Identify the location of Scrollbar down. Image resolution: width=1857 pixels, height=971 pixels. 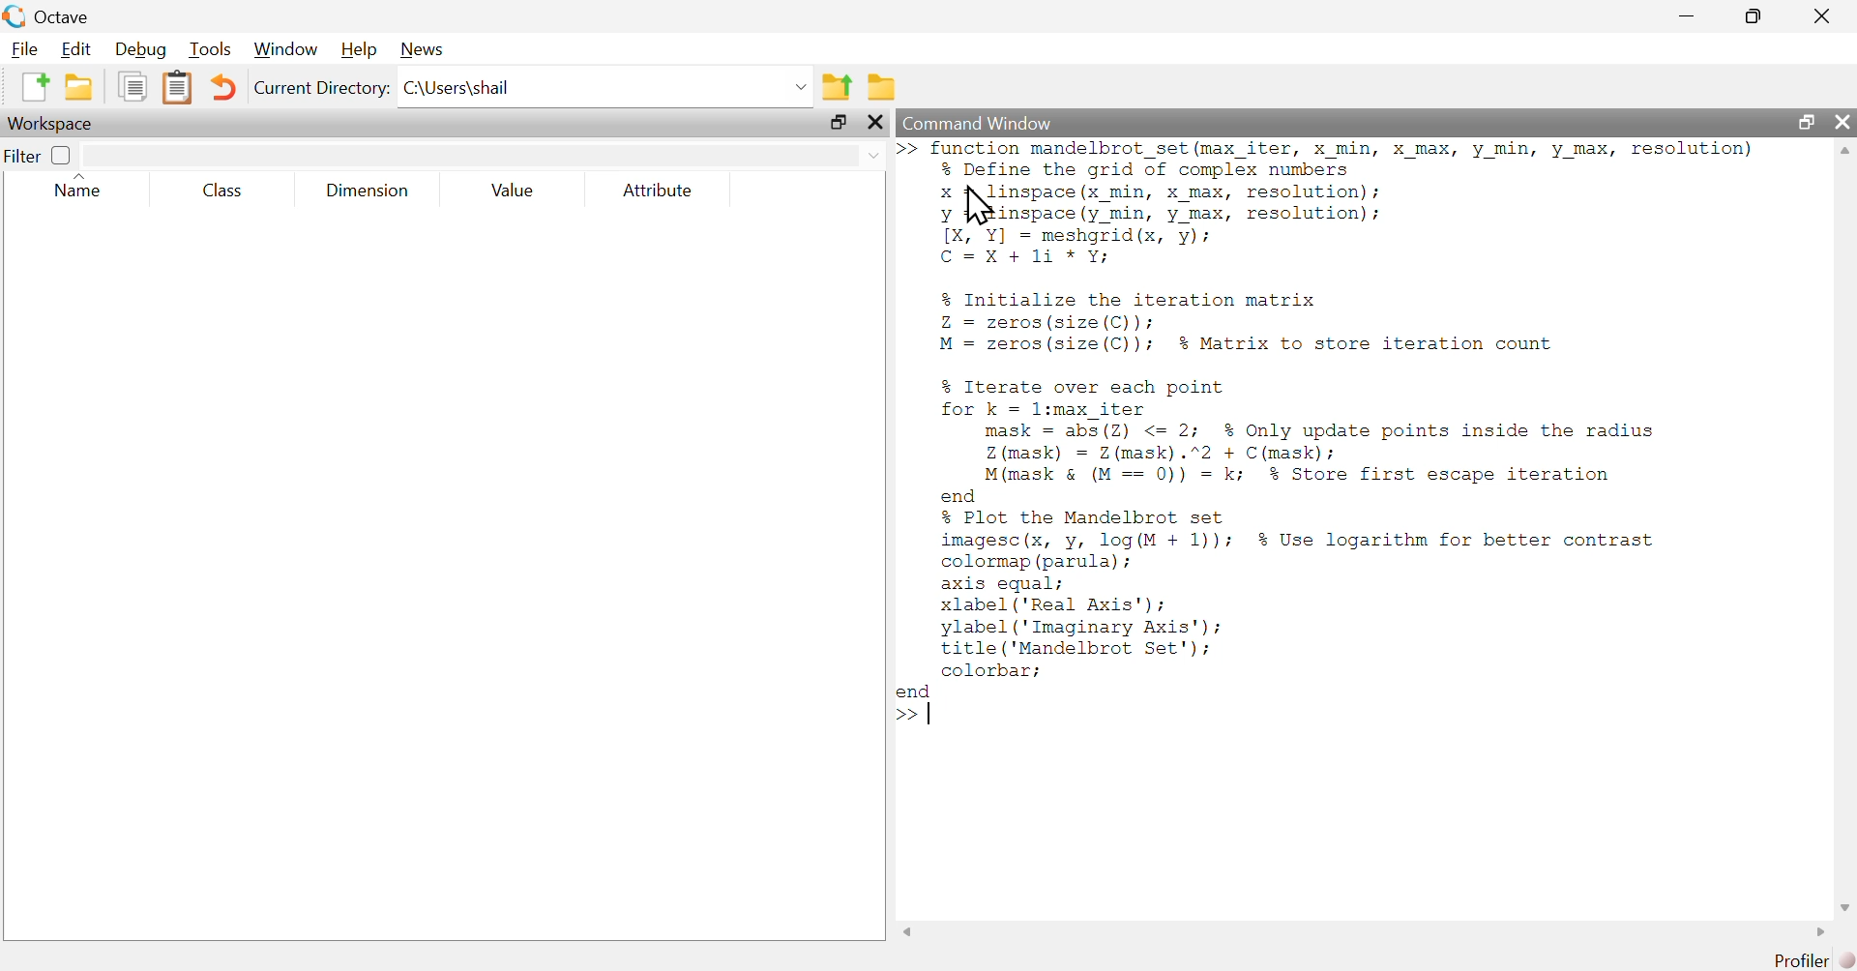
(1844, 905).